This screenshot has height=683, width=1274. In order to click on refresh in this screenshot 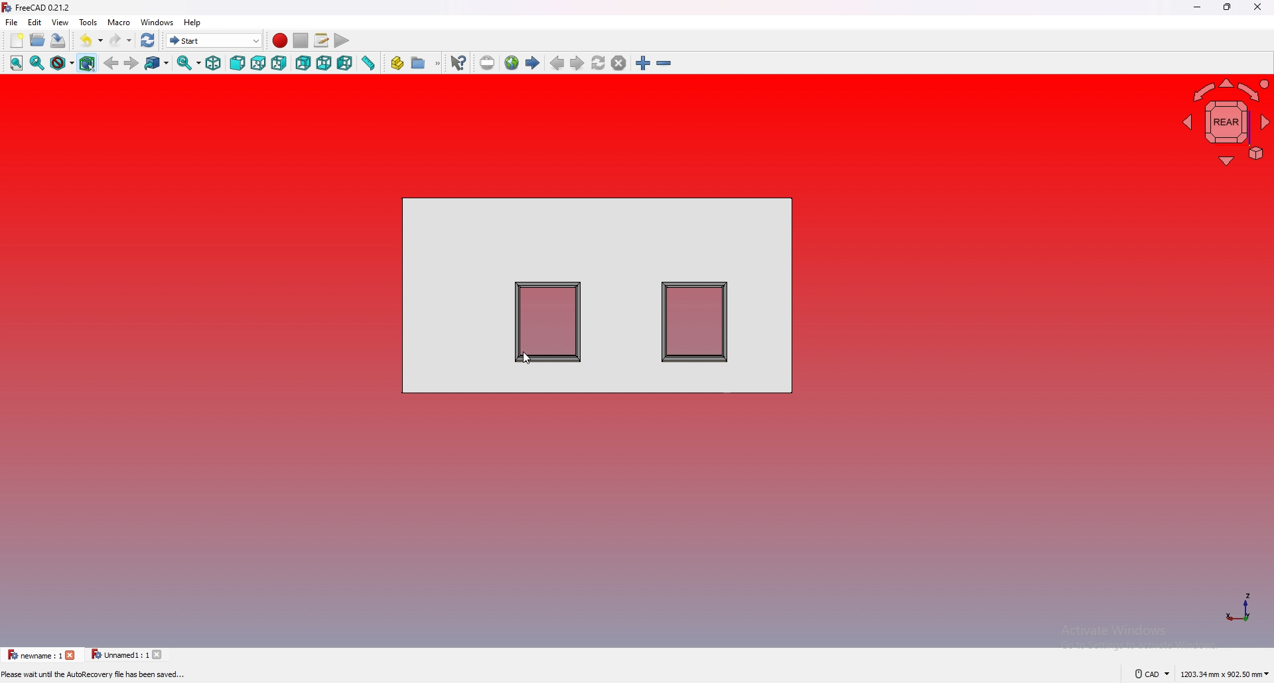, I will do `click(149, 40)`.